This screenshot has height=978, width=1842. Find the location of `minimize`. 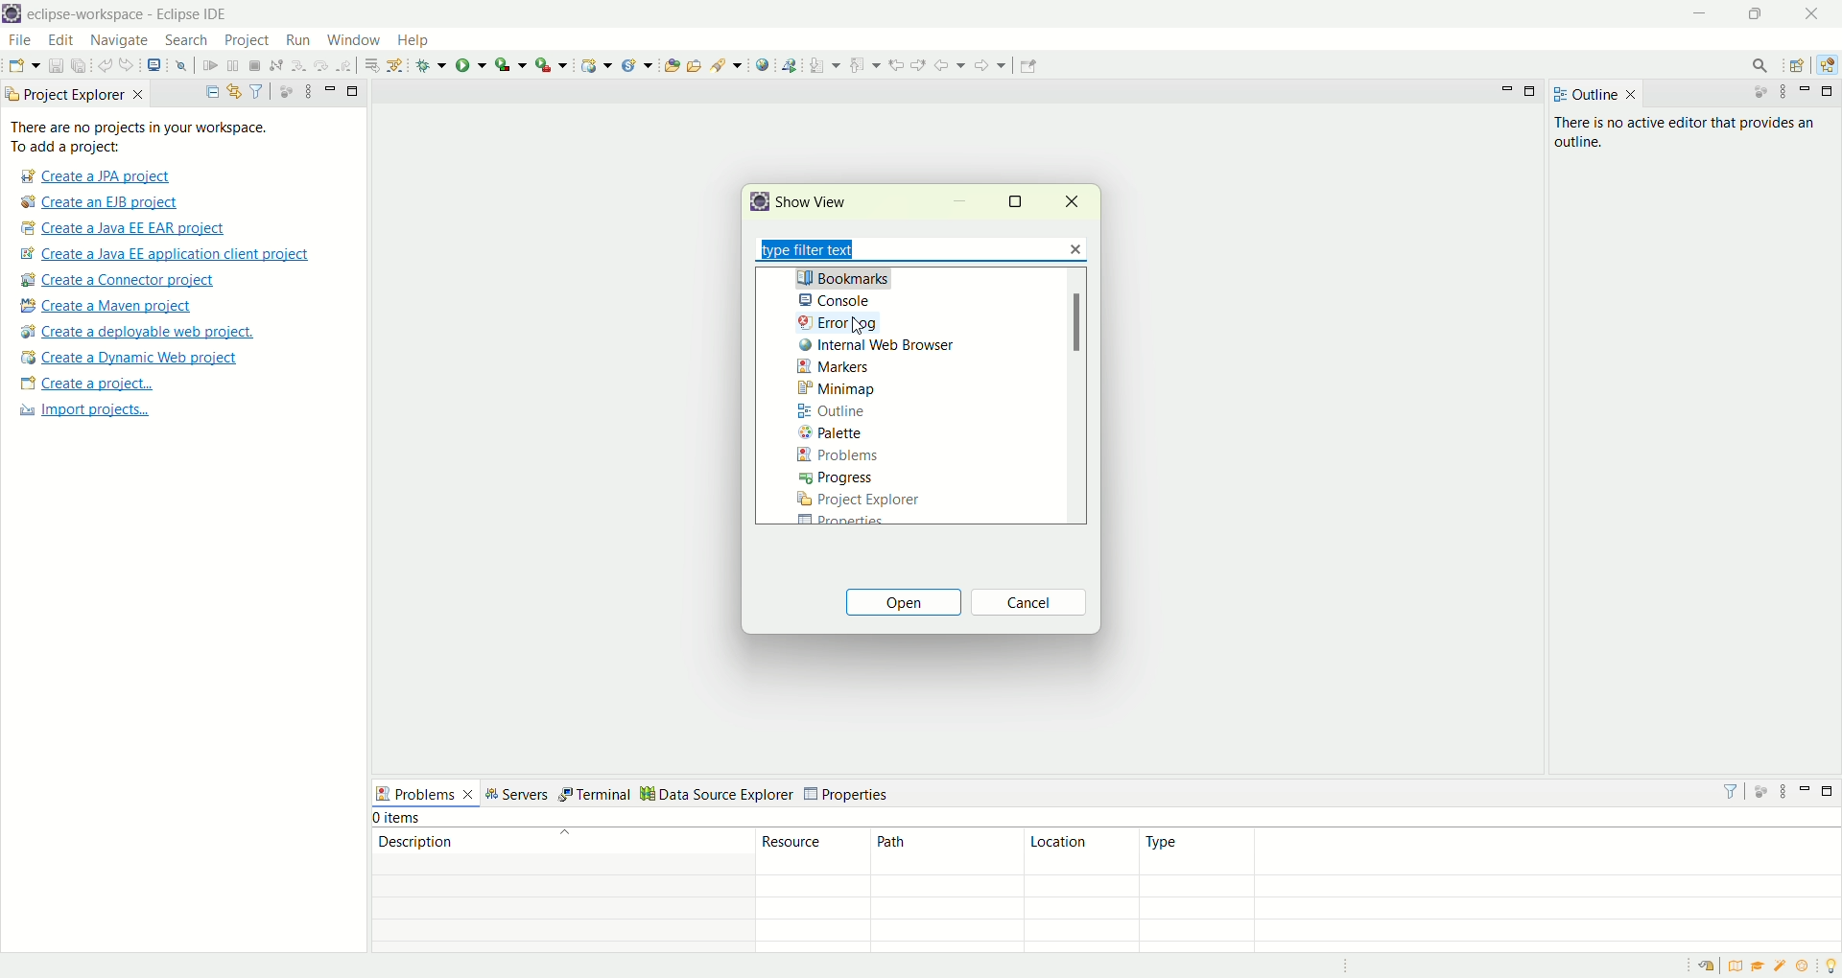

minimize is located at coordinates (328, 89).